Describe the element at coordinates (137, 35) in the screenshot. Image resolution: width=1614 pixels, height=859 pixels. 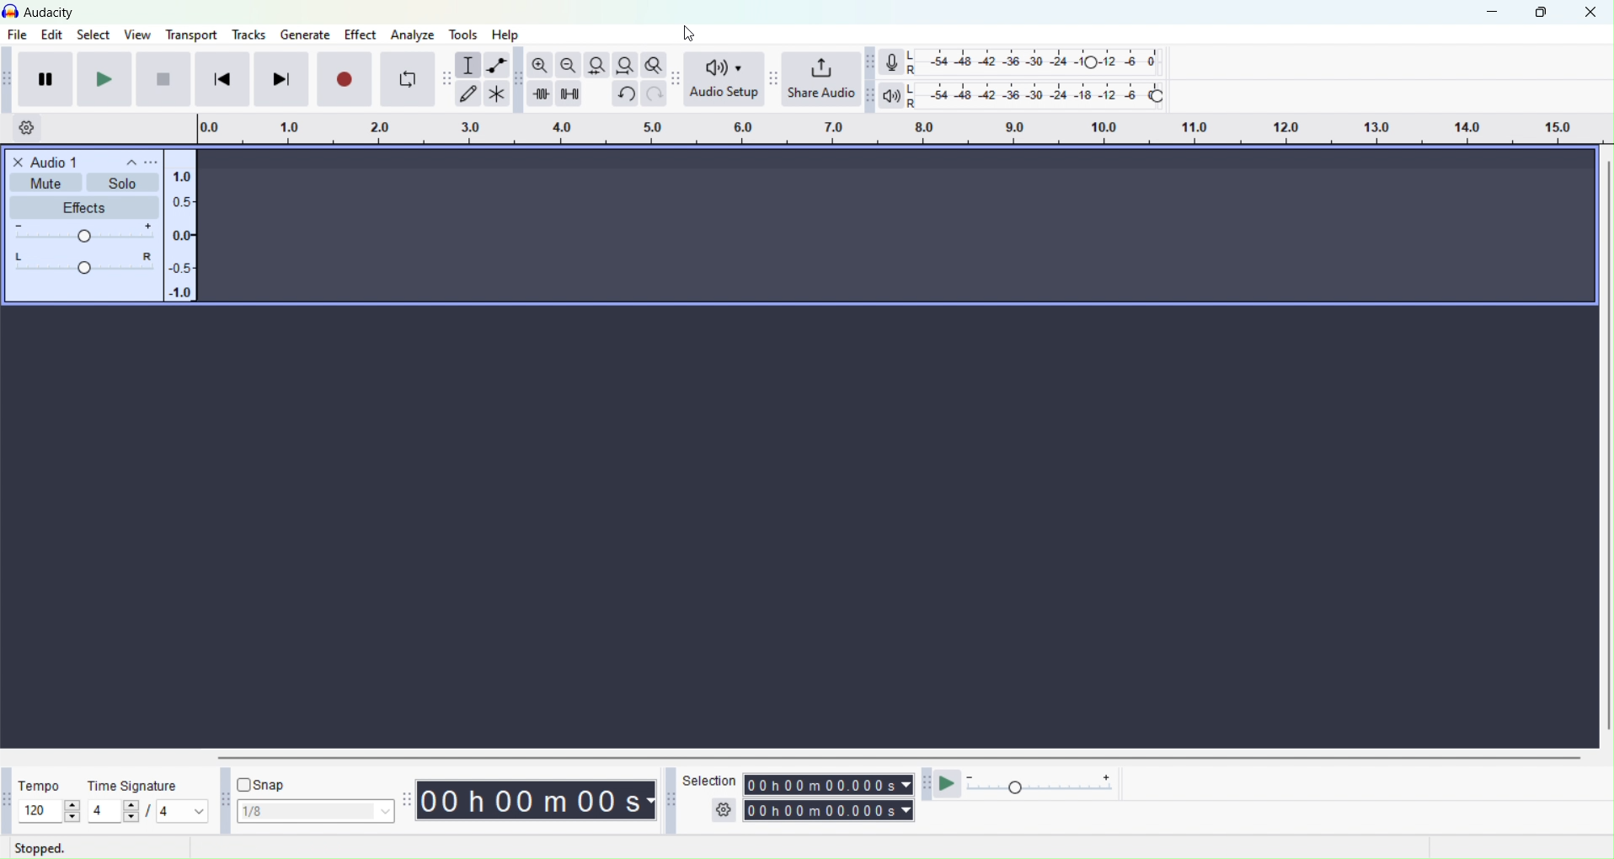
I see `View` at that location.